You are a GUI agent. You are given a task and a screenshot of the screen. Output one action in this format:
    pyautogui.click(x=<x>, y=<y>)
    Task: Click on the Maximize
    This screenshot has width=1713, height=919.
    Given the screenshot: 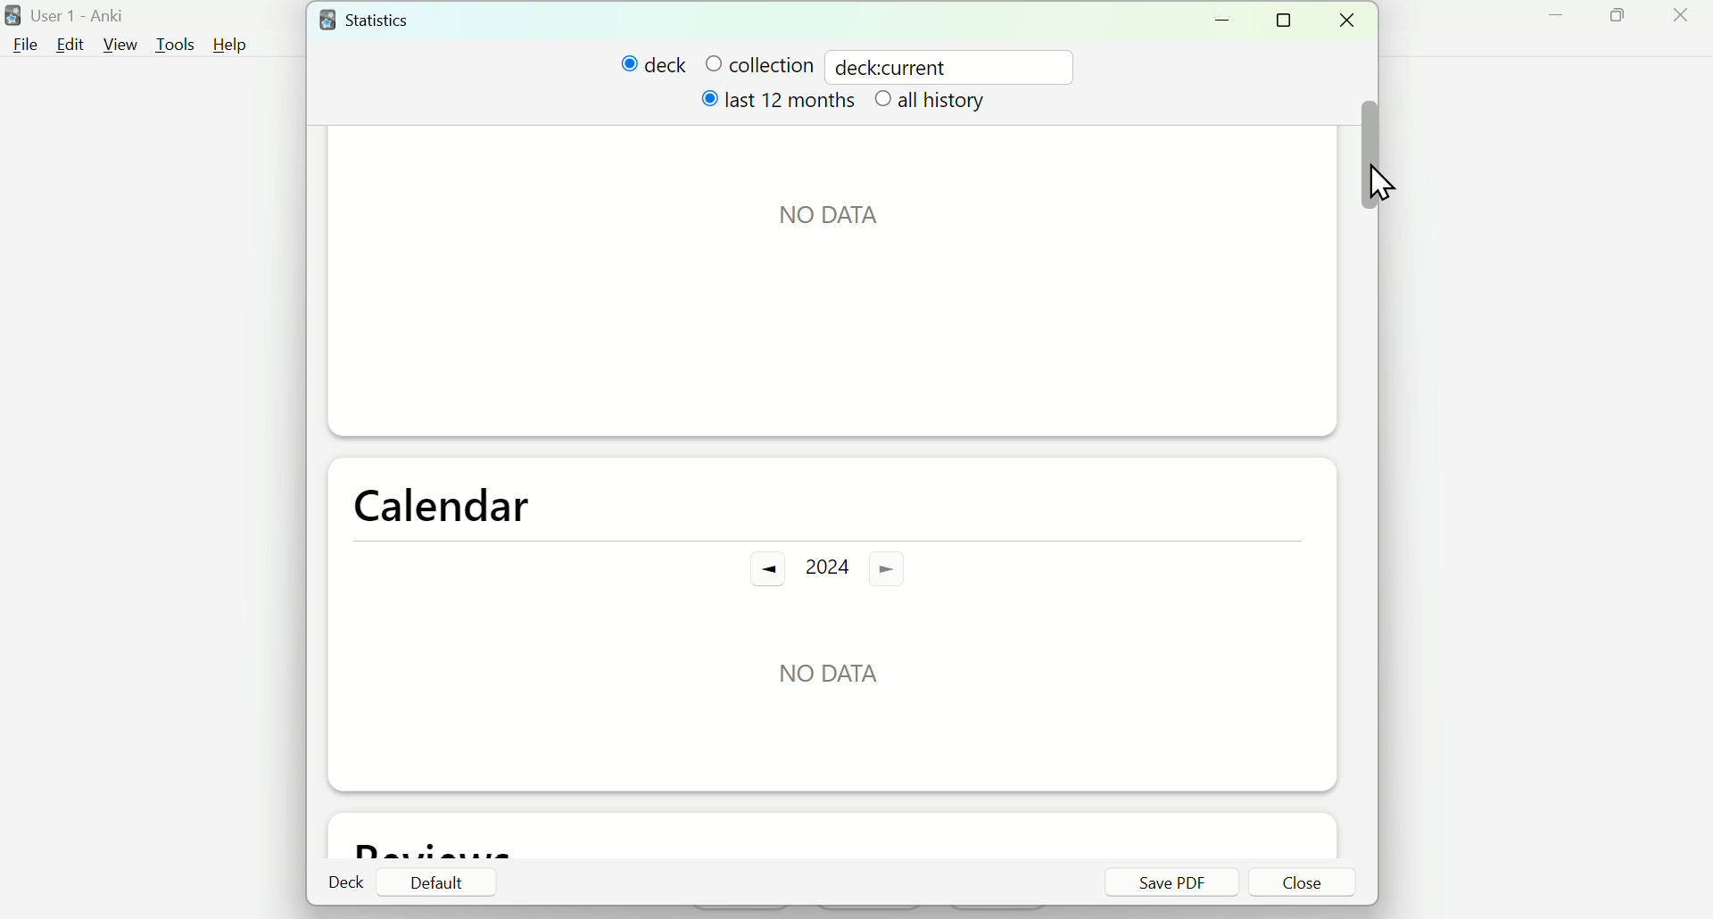 What is the action you would take?
    pyautogui.click(x=1628, y=23)
    